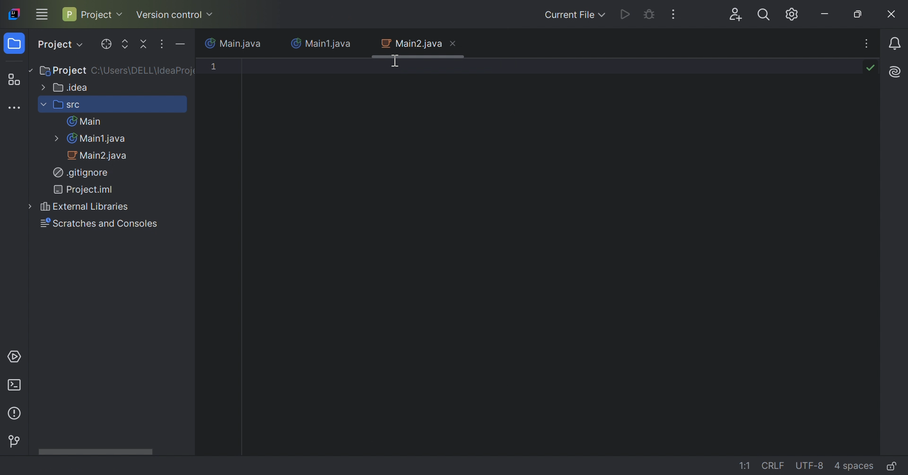 The width and height of the screenshot is (908, 475). I want to click on Cursor, so click(397, 61).